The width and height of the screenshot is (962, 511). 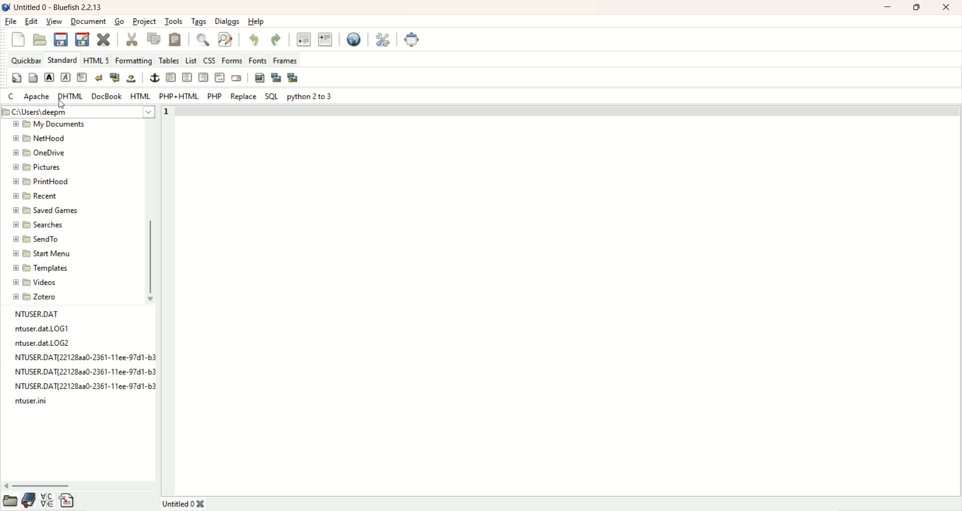 I want to click on close, so click(x=946, y=7).